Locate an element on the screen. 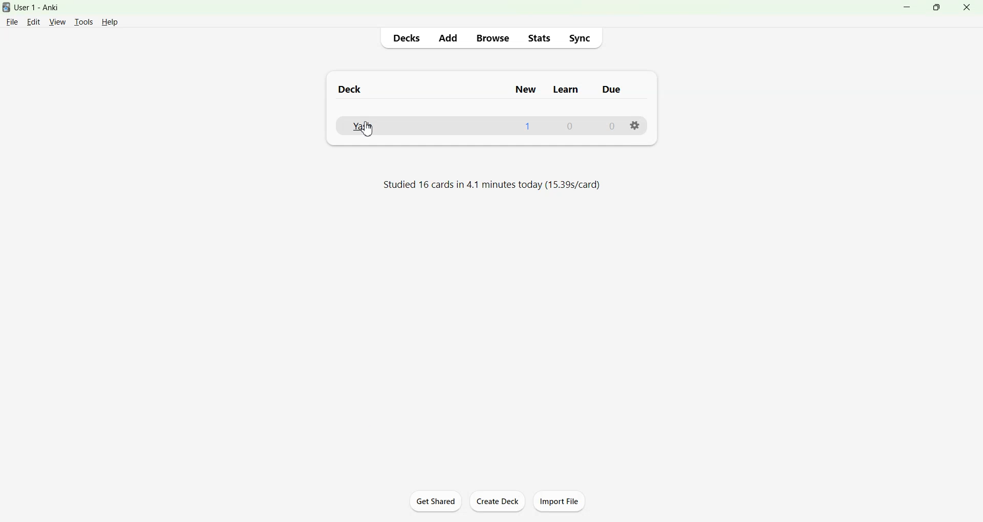 The height and width of the screenshot is (522, 983). Get Shared is located at coordinates (437, 501).